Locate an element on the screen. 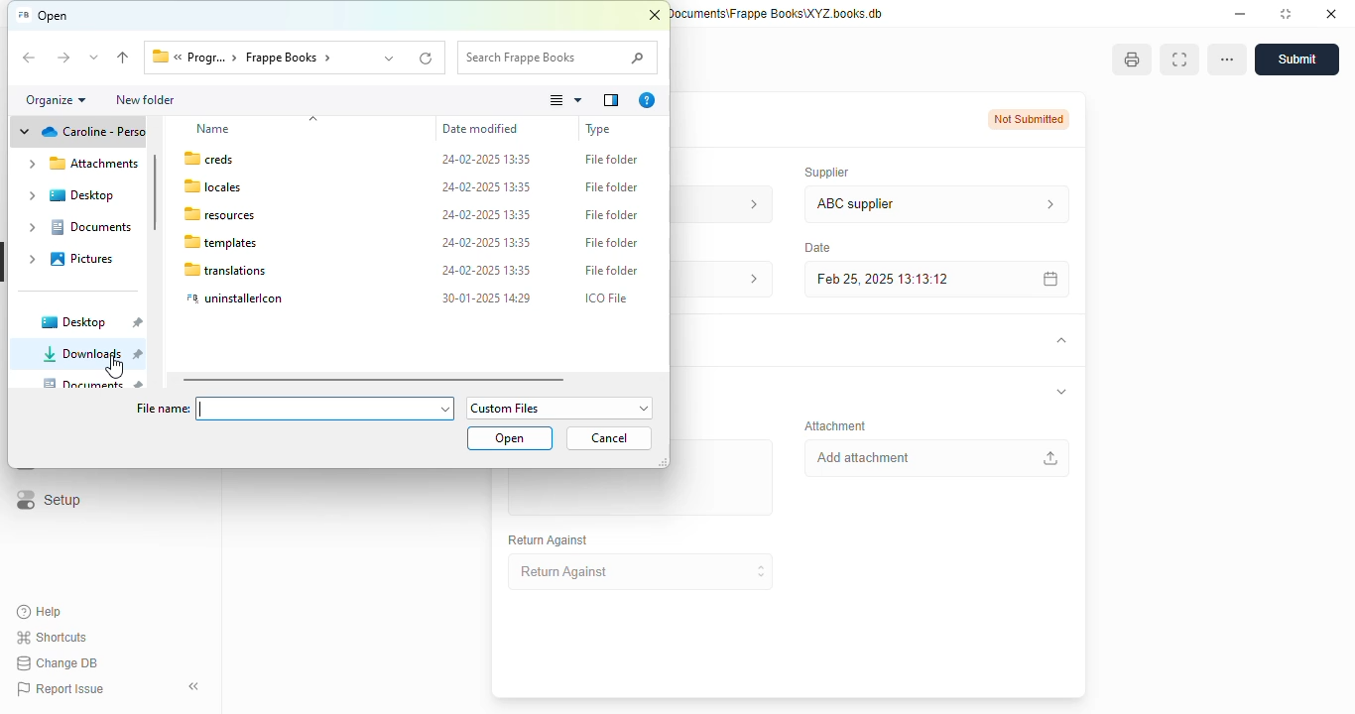 This screenshot has height=714, width=1355. shortcuts is located at coordinates (53, 637).